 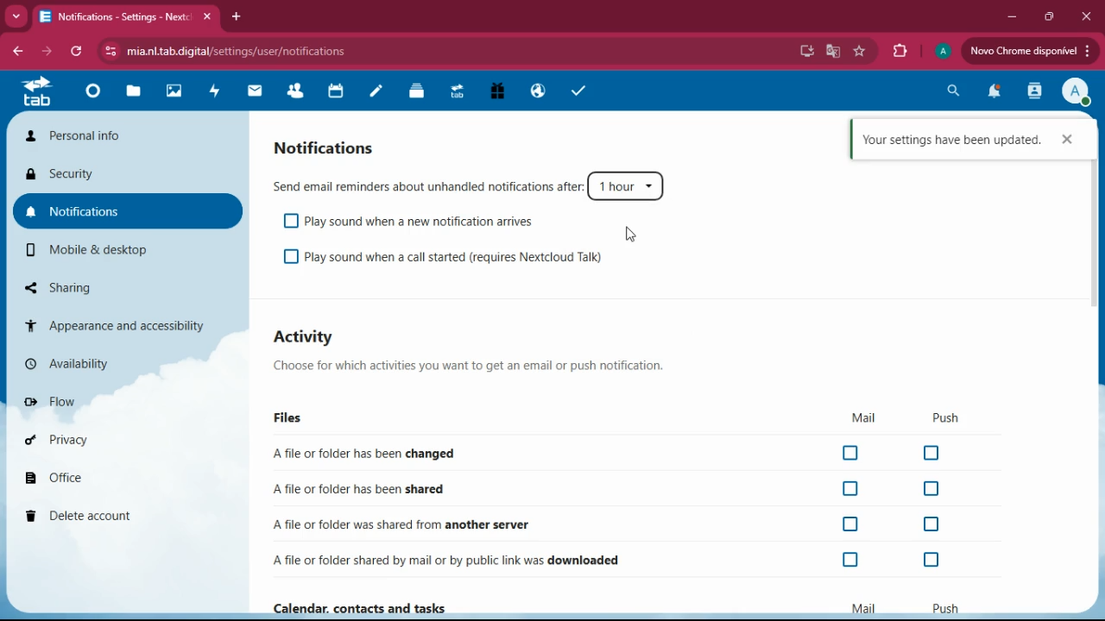 What do you see at coordinates (634, 235) in the screenshot?
I see `cursor` at bounding box center [634, 235].